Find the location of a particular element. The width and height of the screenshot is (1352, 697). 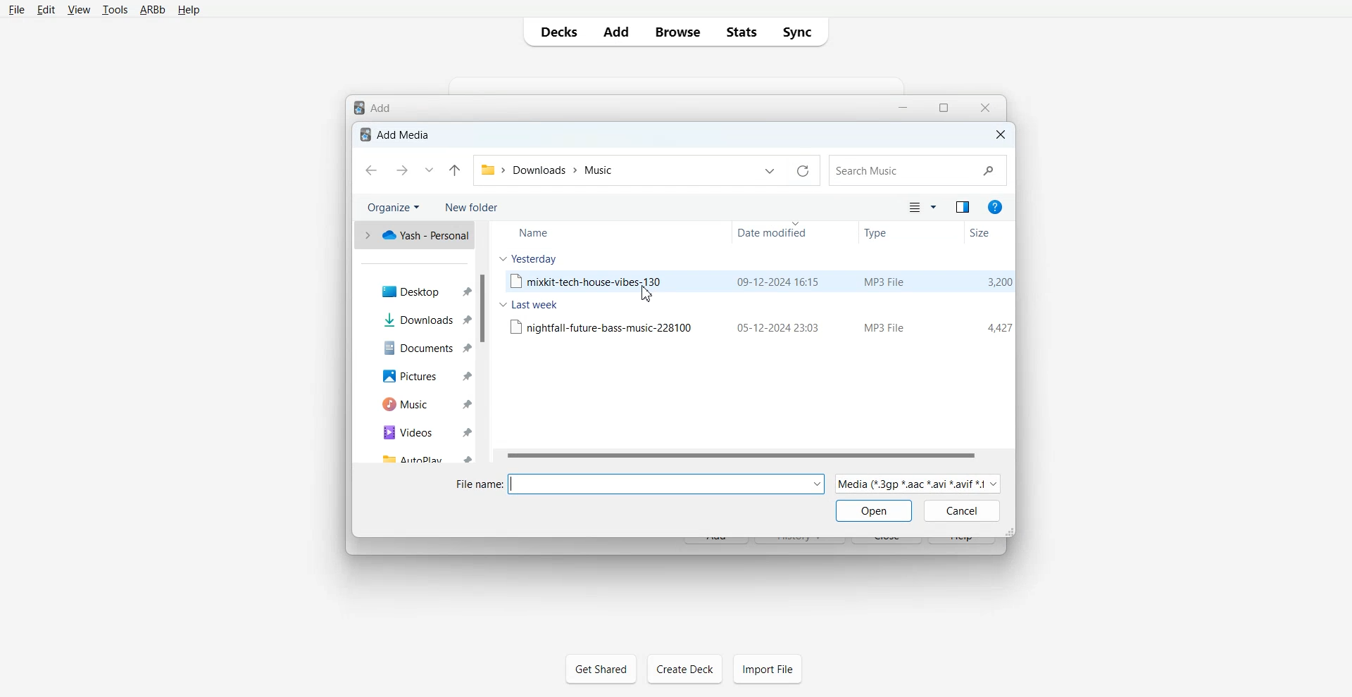

yesterday is located at coordinates (529, 259).